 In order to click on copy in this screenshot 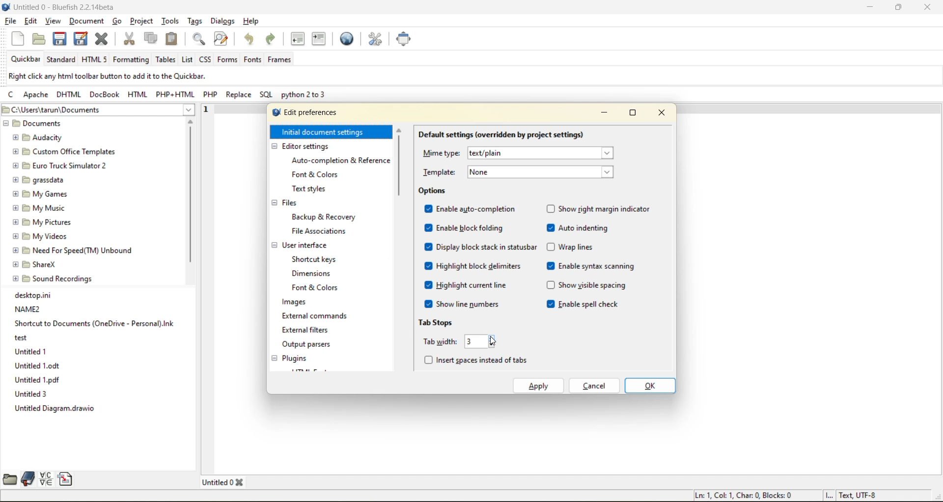, I will do `click(151, 38)`.